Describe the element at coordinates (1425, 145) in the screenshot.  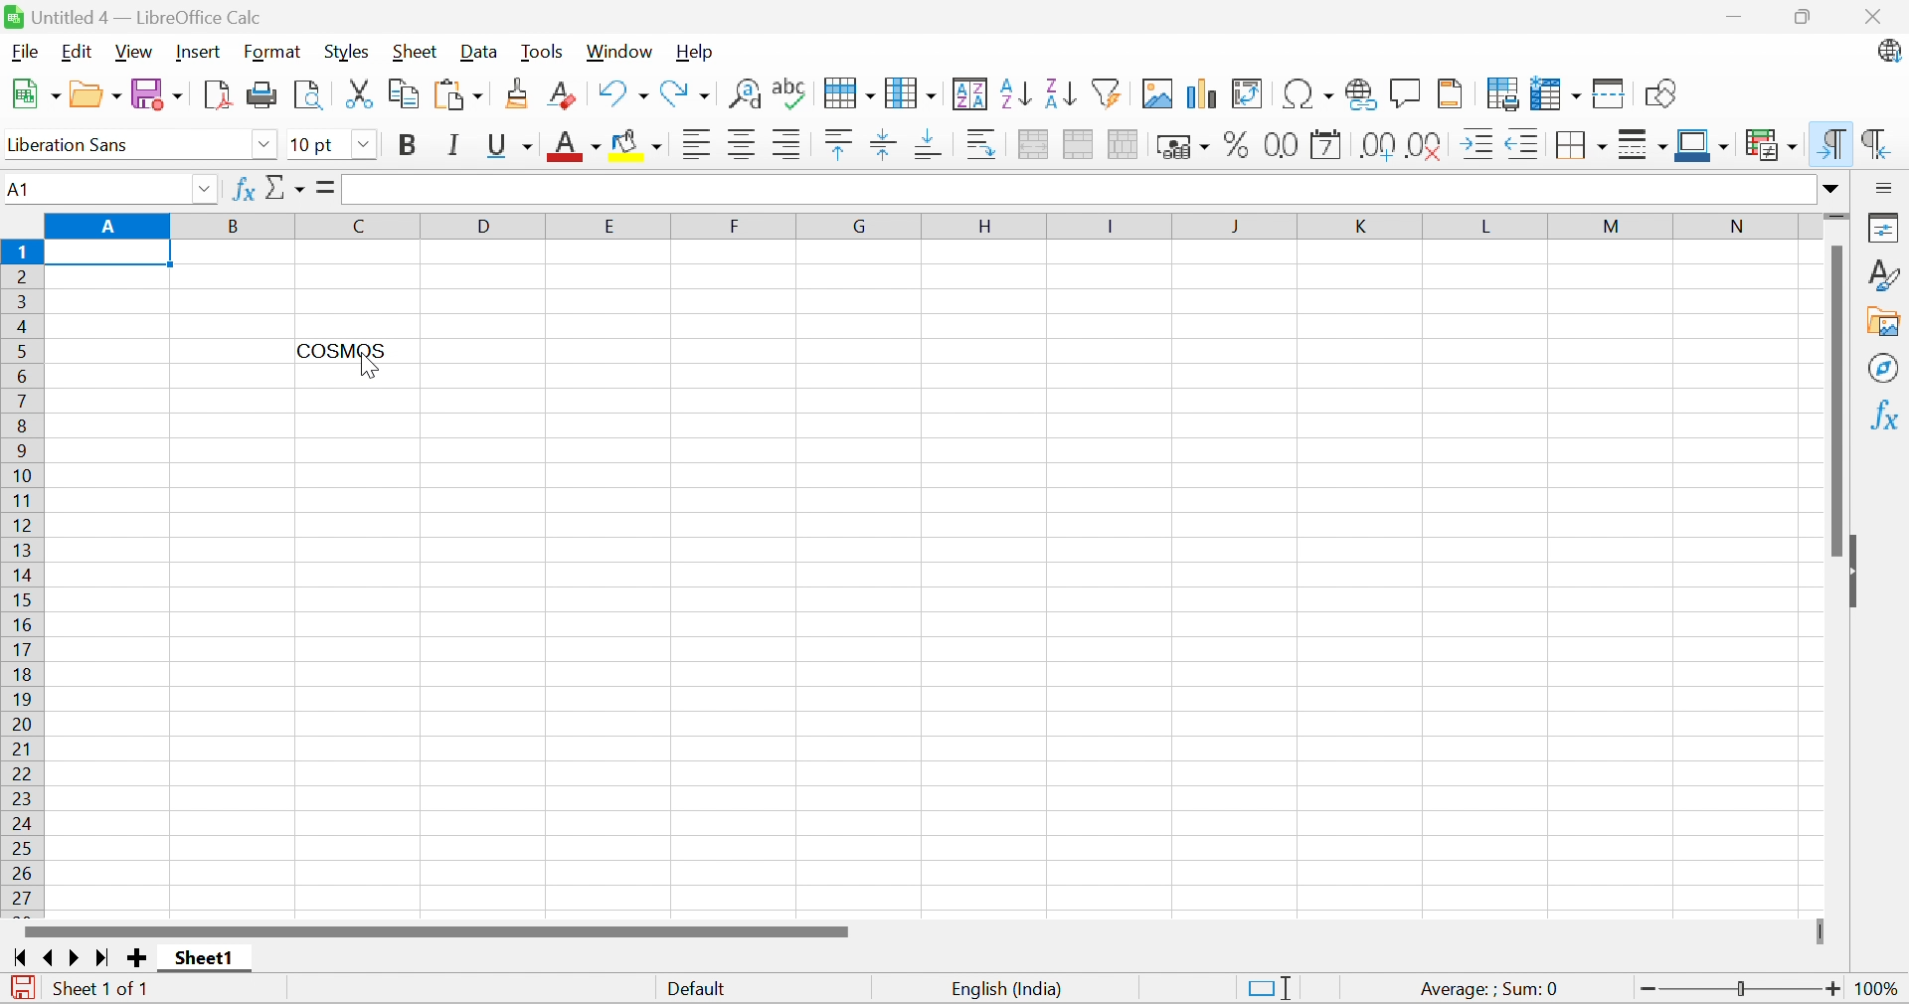
I see `Remove Decimal Place` at that location.